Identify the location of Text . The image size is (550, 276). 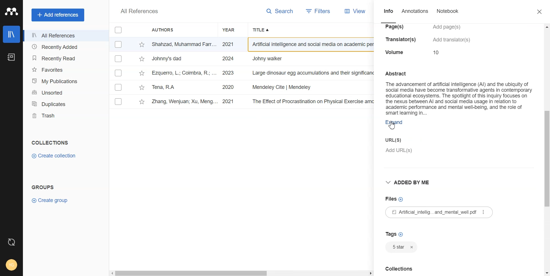
(50, 142).